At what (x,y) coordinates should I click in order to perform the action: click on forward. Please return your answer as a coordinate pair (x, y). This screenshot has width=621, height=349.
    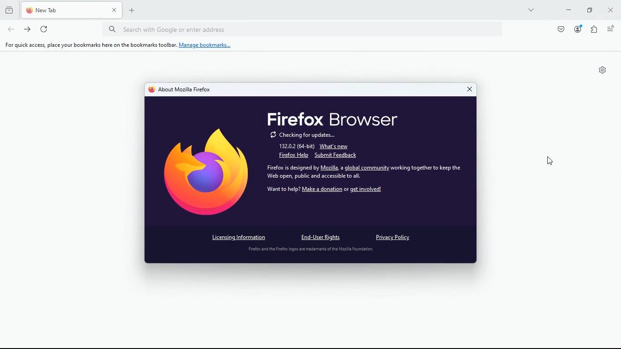
    Looking at the image, I should click on (28, 30).